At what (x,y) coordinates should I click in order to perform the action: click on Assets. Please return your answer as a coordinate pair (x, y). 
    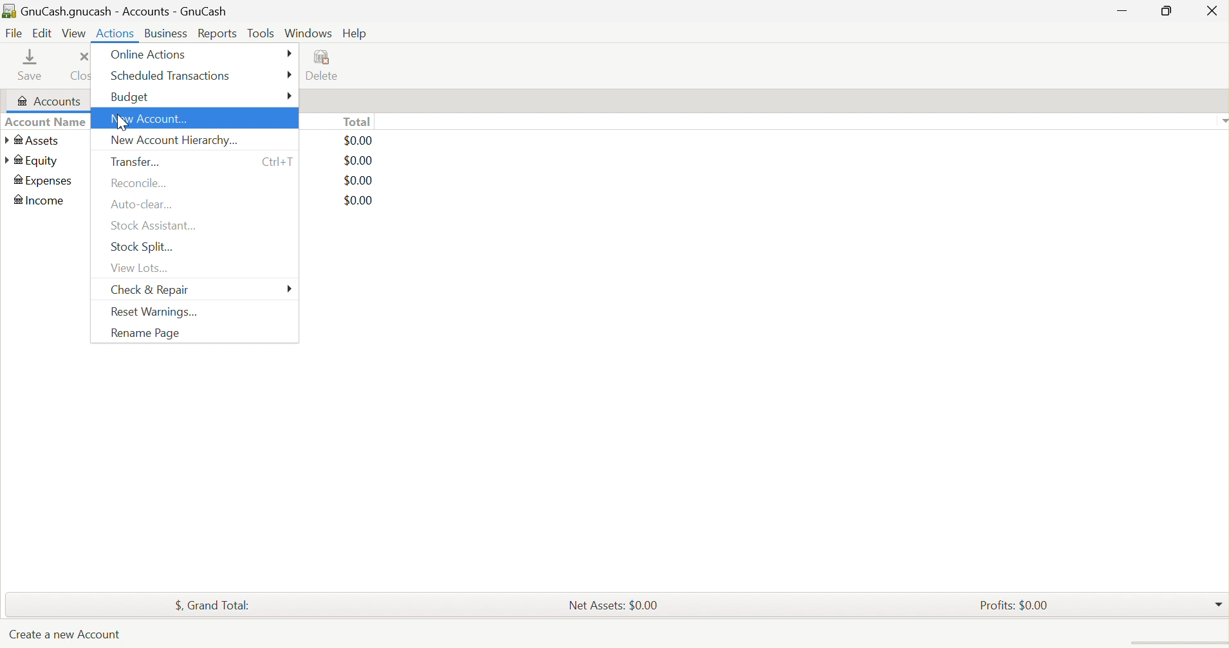
    Looking at the image, I should click on (32, 141).